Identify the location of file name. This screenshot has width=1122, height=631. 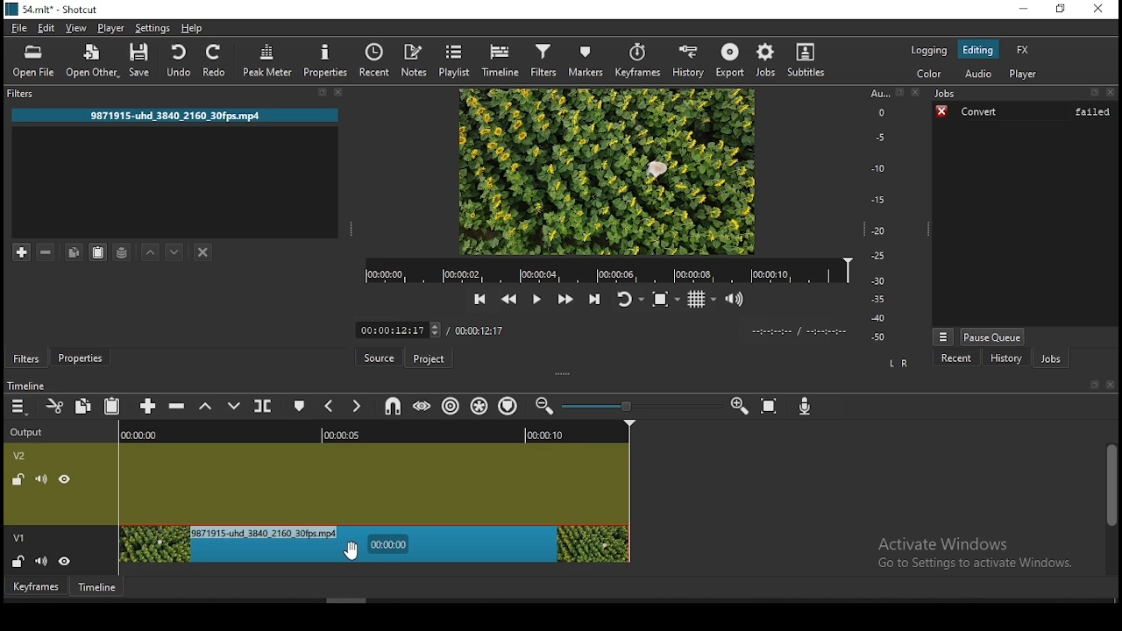
(189, 116).